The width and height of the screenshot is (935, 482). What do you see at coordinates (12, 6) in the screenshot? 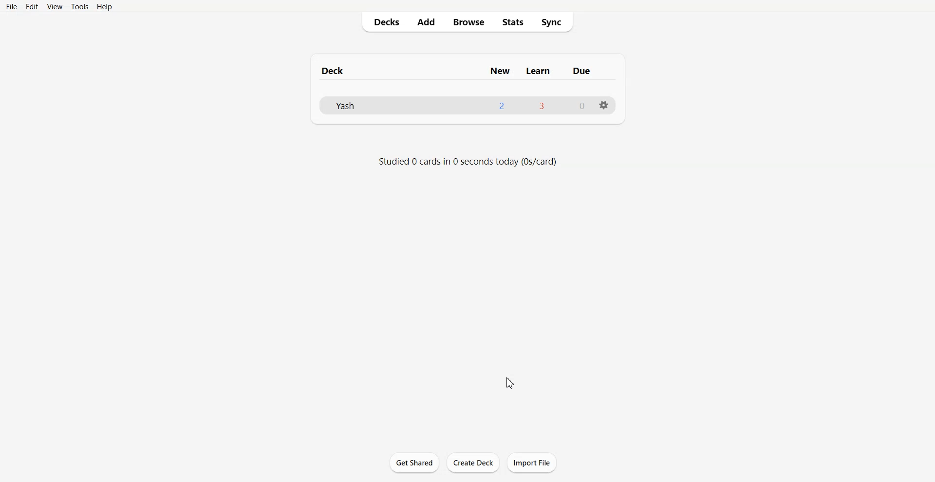
I see `File` at bounding box center [12, 6].